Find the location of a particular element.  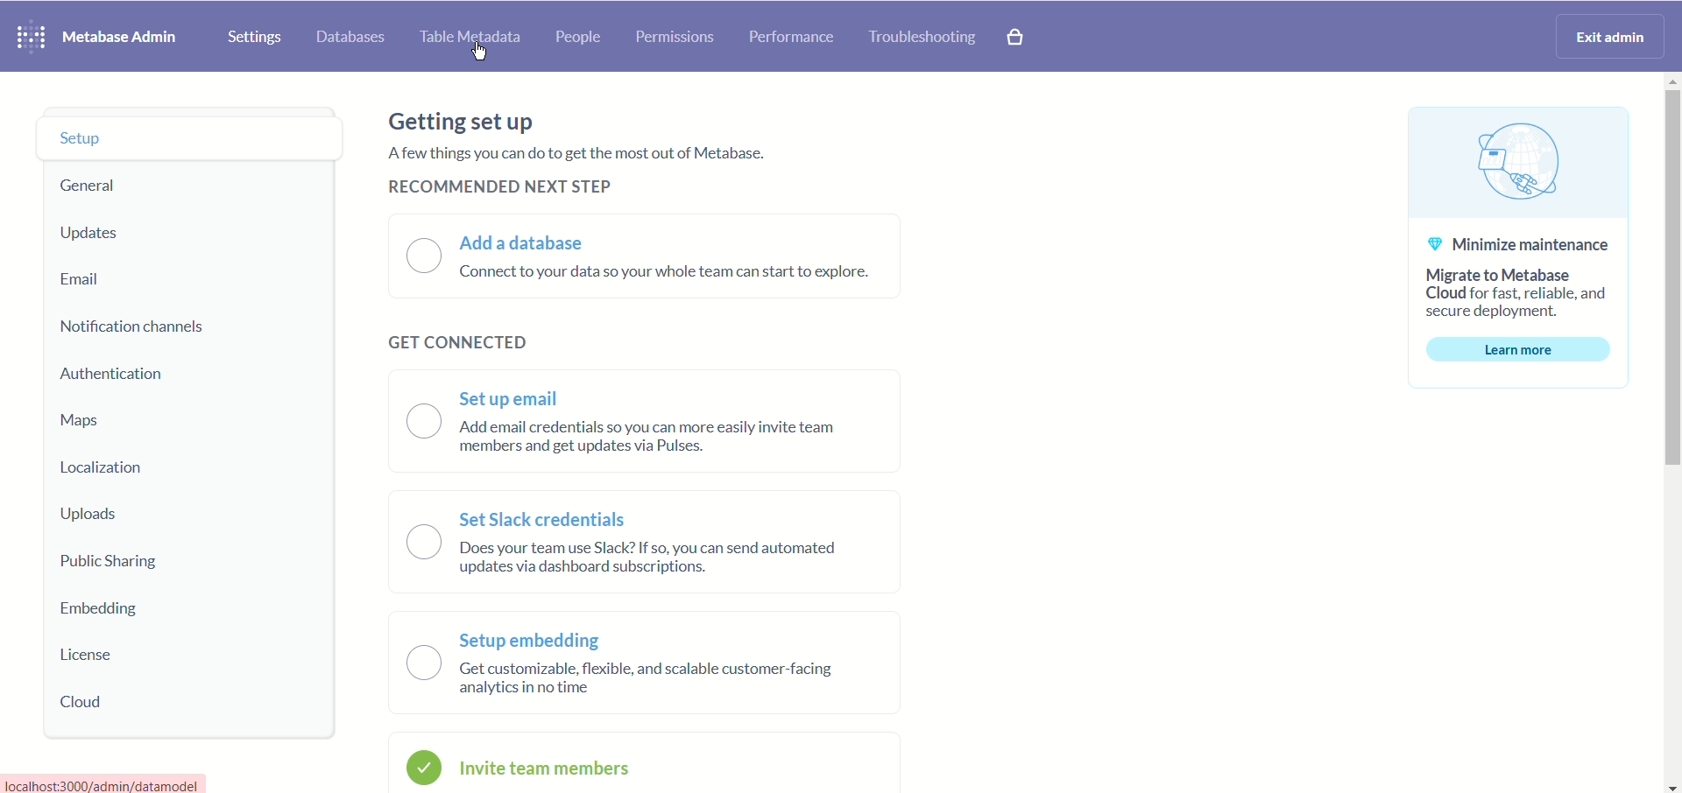

Learn more is located at coordinates (1523, 348).